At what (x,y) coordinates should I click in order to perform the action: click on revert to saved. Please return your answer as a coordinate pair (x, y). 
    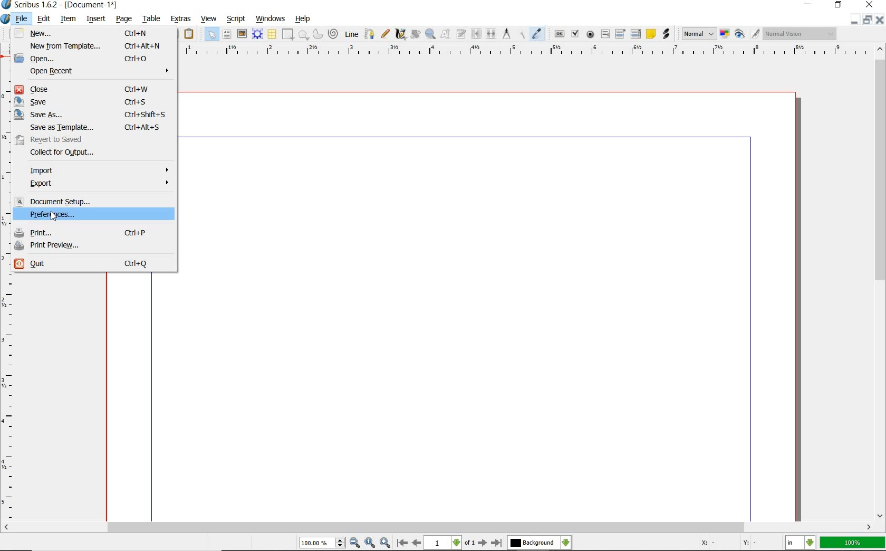
    Looking at the image, I should click on (69, 139).